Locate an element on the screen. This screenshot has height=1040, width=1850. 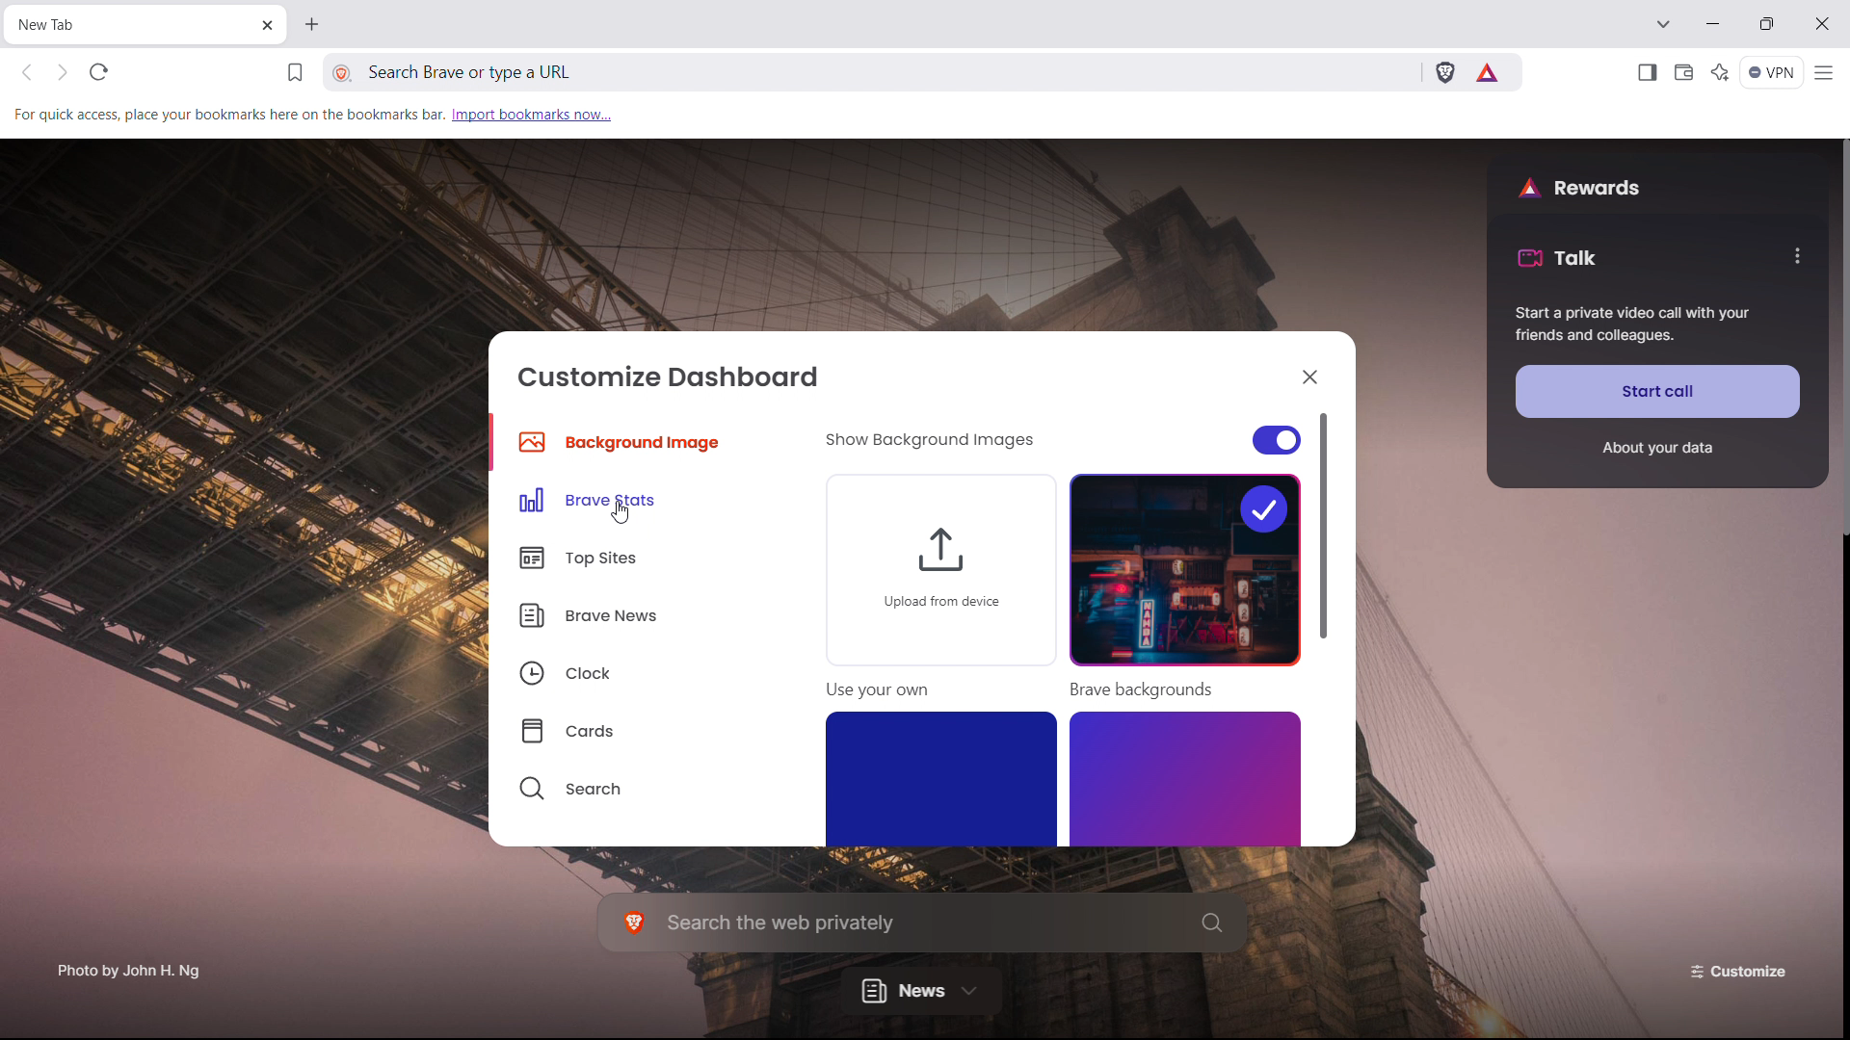
brave stats is located at coordinates (647, 502).